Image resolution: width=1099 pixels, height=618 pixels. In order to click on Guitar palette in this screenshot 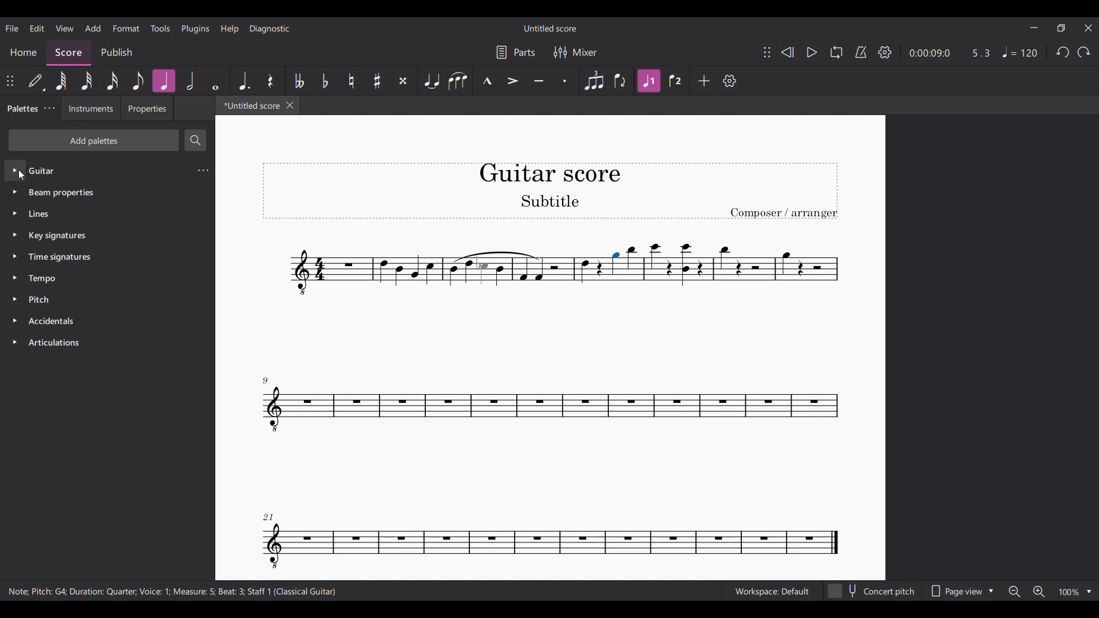, I will do `click(42, 171)`.